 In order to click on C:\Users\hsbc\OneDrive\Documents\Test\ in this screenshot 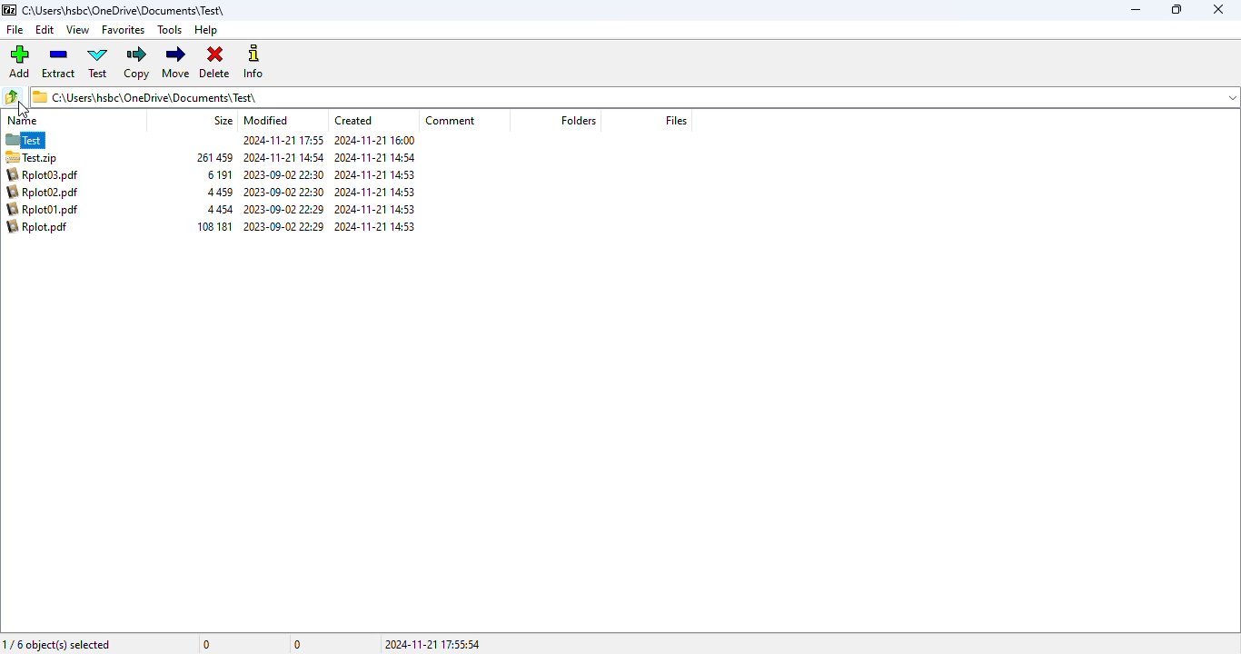, I will do `click(144, 96)`.